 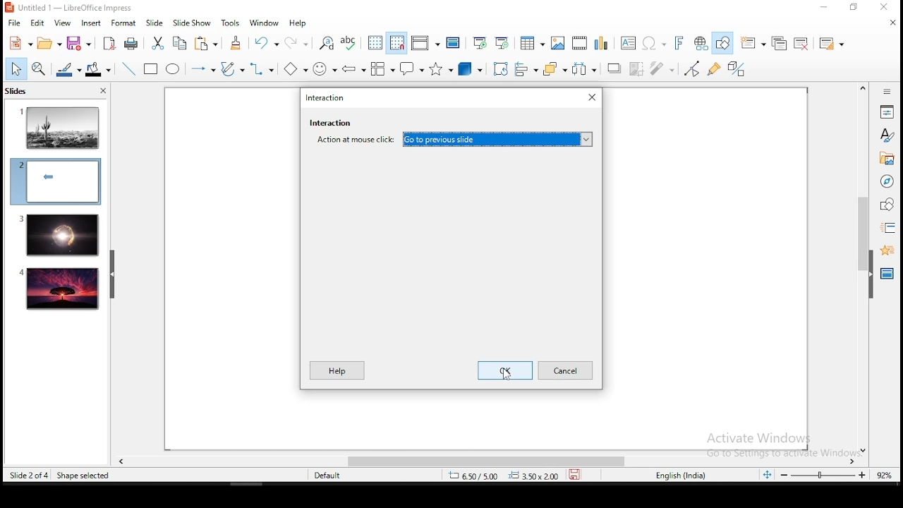 I want to click on display views, so click(x=425, y=43).